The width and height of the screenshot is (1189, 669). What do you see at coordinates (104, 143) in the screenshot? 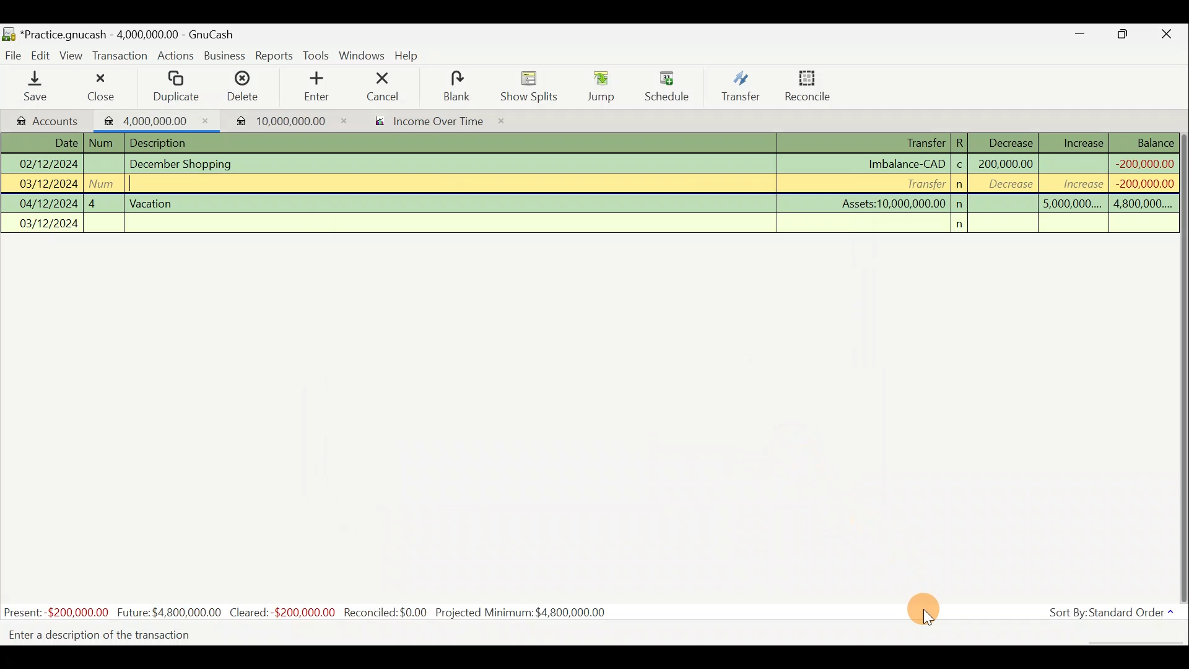
I see `num` at bounding box center [104, 143].